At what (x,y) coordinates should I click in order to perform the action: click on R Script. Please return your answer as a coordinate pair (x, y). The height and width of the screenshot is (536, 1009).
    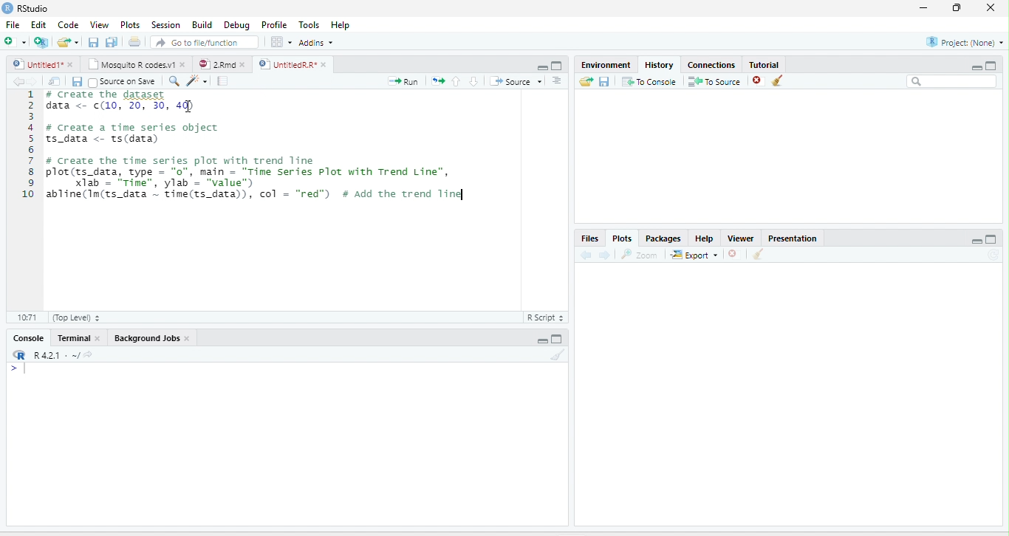
    Looking at the image, I should click on (546, 317).